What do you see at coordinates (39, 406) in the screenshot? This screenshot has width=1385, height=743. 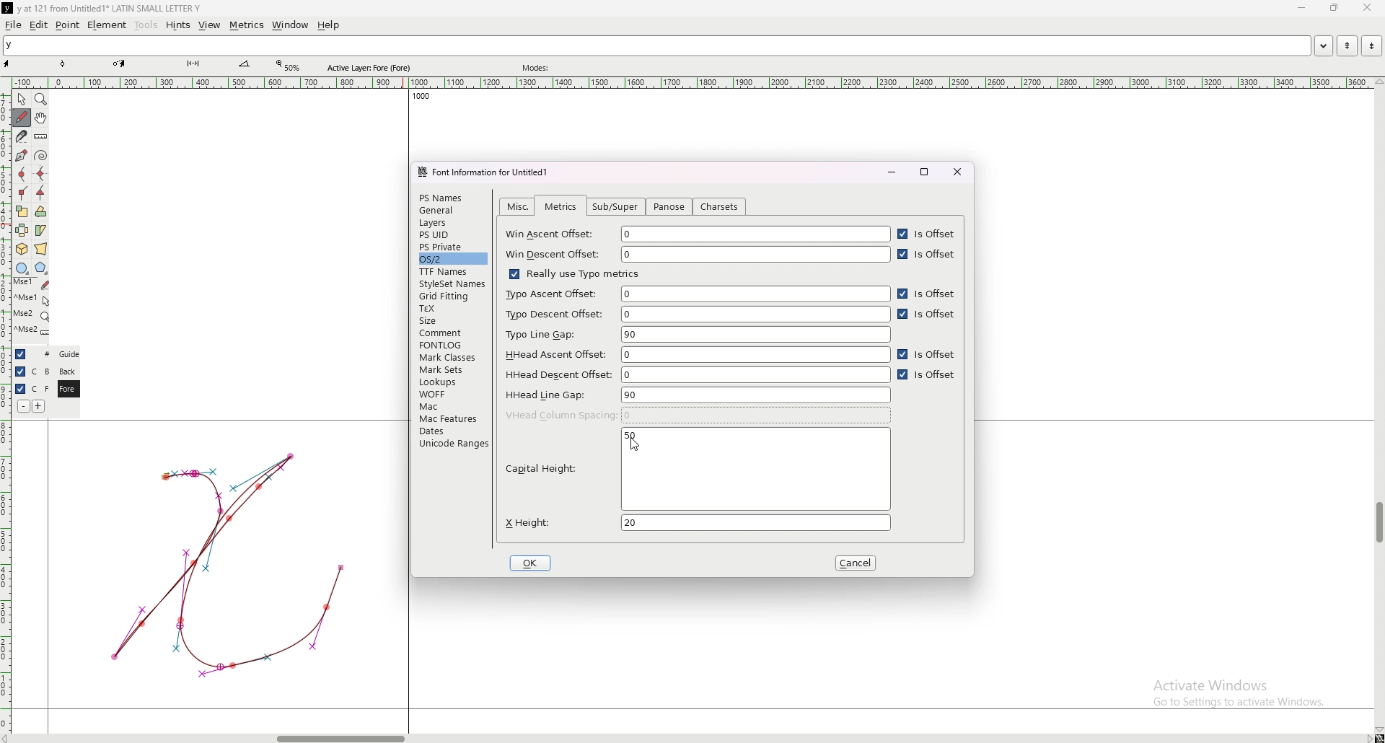 I see `add layer` at bounding box center [39, 406].